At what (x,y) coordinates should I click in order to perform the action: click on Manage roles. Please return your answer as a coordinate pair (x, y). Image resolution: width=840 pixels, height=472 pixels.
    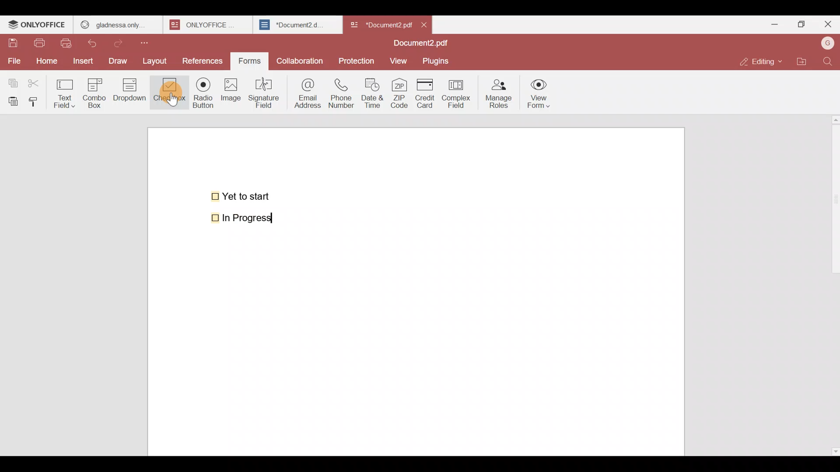
    Looking at the image, I should click on (499, 91).